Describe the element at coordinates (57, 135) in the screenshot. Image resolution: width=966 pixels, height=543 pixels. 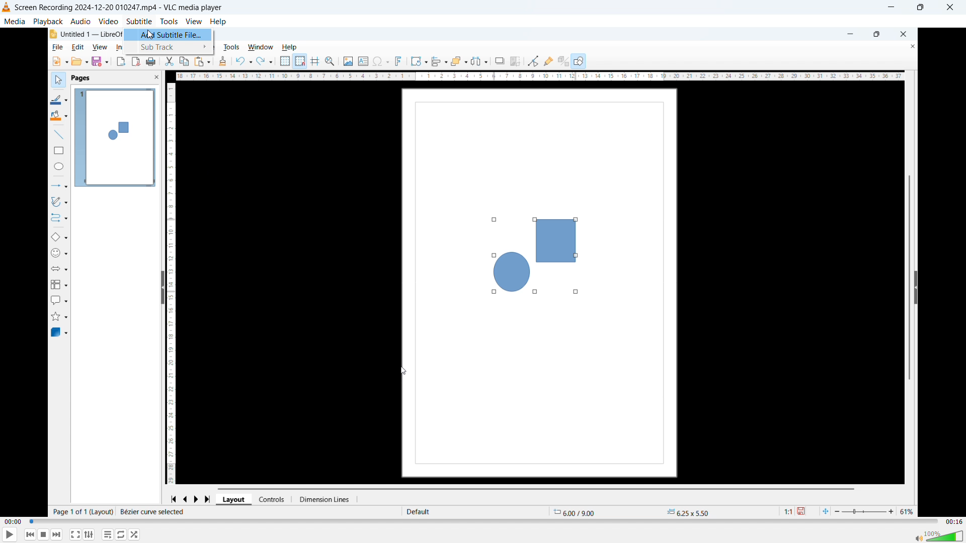
I see `line` at that location.